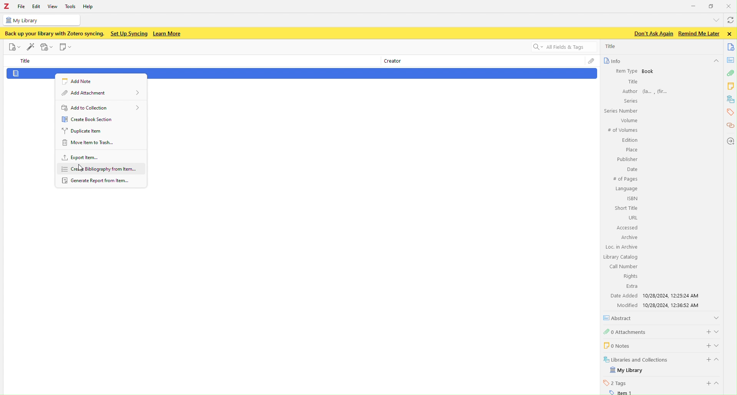 Image resolution: width=737 pixels, height=395 pixels. What do you see at coordinates (81, 168) in the screenshot?
I see `cursor` at bounding box center [81, 168].